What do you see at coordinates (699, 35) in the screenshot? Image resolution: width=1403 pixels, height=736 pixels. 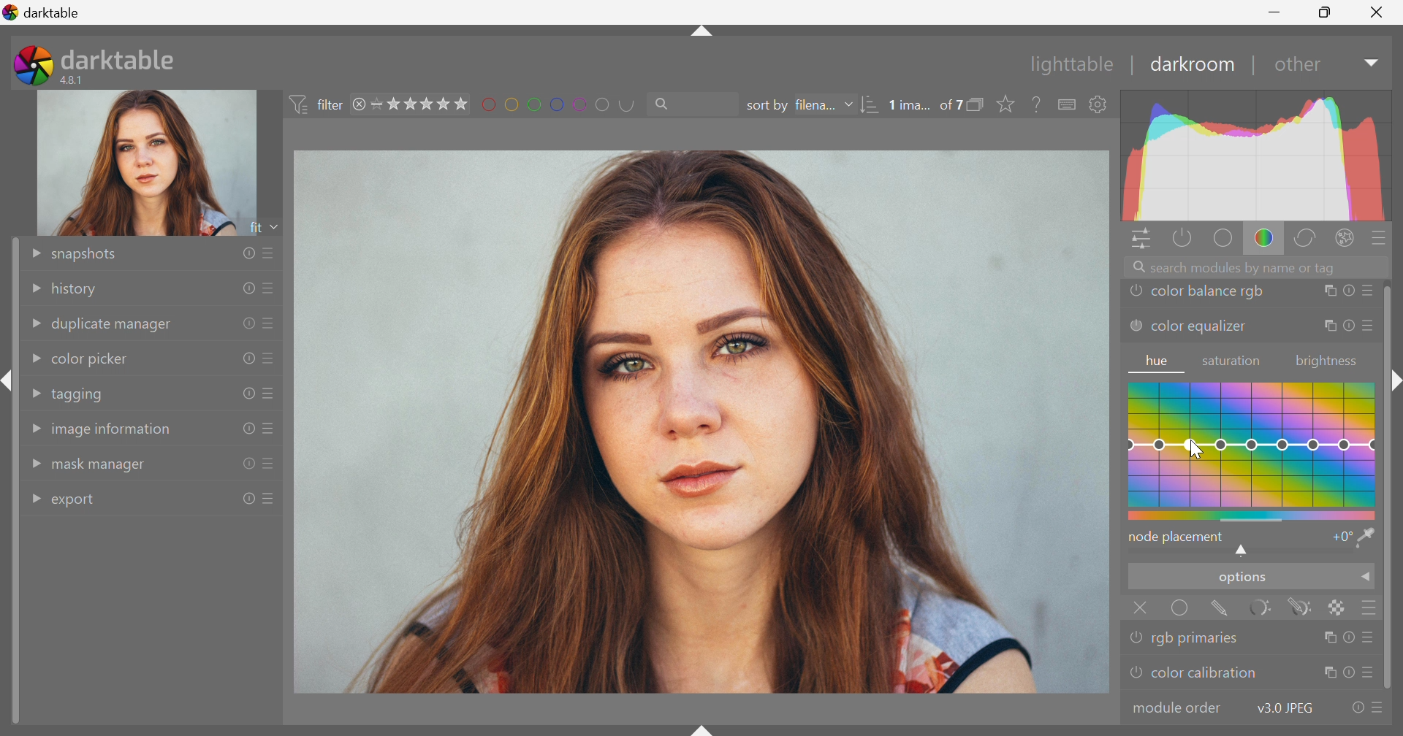 I see `shift+ctrl+t` at bounding box center [699, 35].